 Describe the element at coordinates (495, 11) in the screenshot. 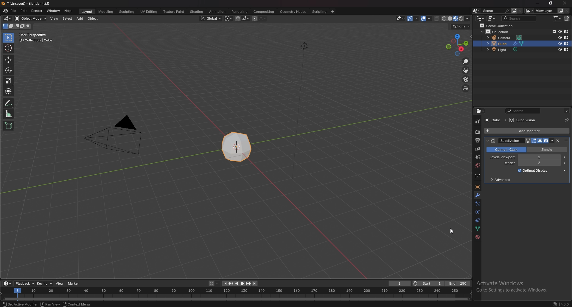

I see `scene` at that location.